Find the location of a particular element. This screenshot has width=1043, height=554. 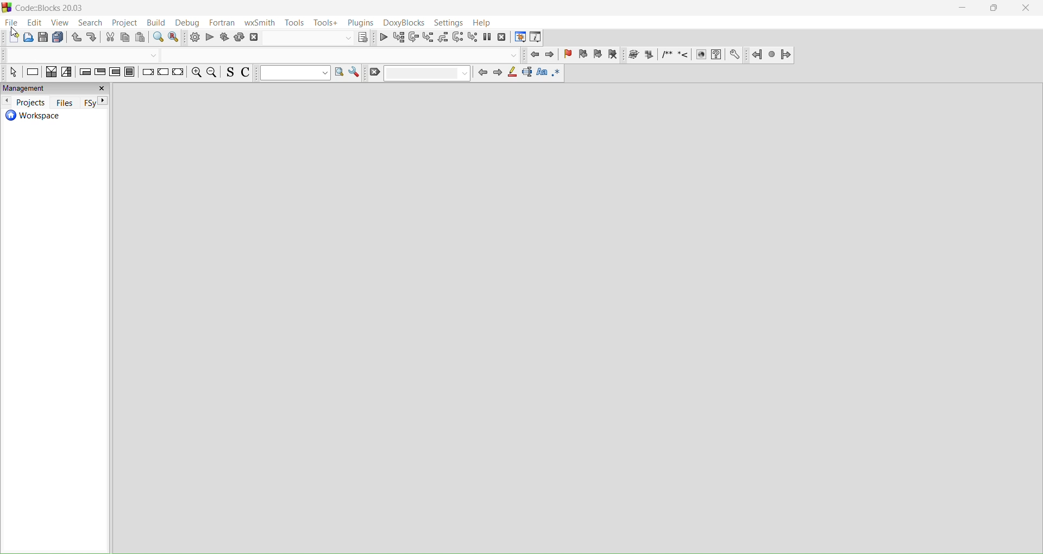

build and run is located at coordinates (225, 37).